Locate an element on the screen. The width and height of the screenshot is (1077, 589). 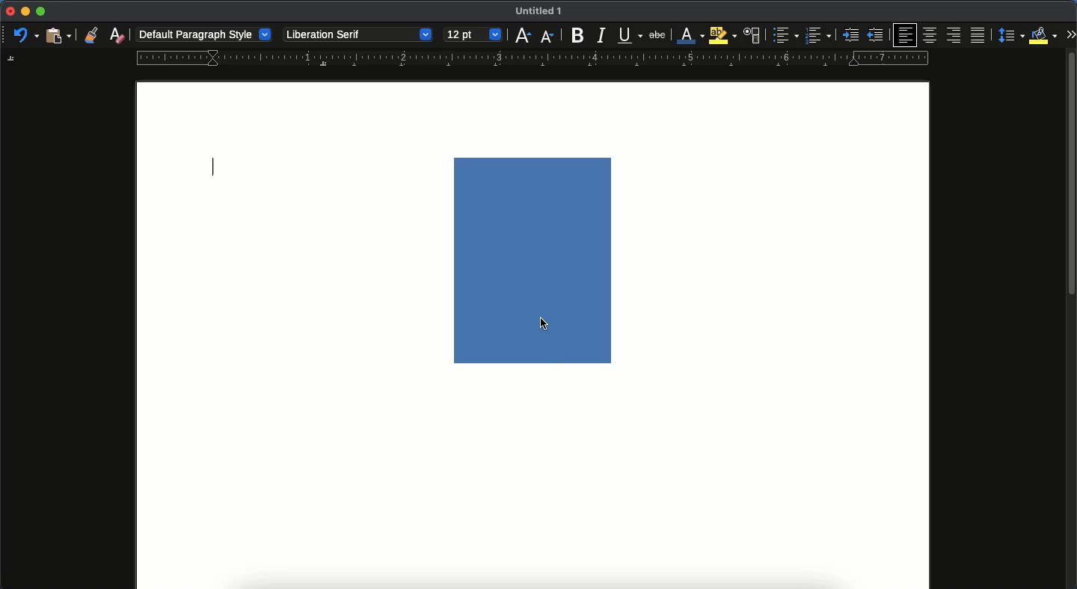
paragraph spacing is located at coordinates (1013, 34).